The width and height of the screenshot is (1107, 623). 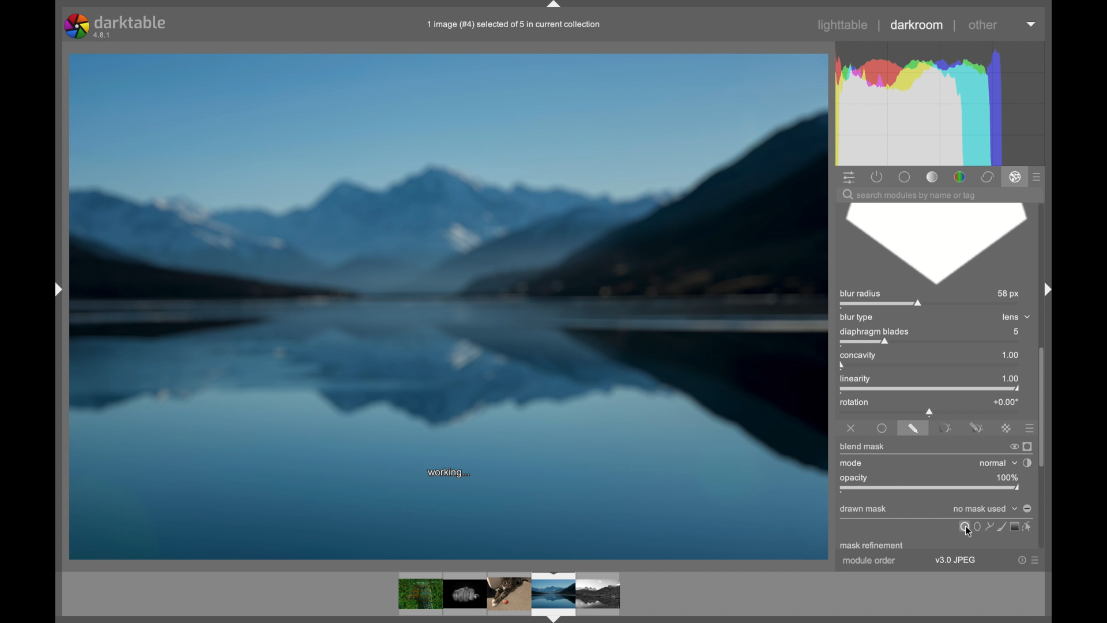 What do you see at coordinates (1026, 427) in the screenshot?
I see `presets` at bounding box center [1026, 427].